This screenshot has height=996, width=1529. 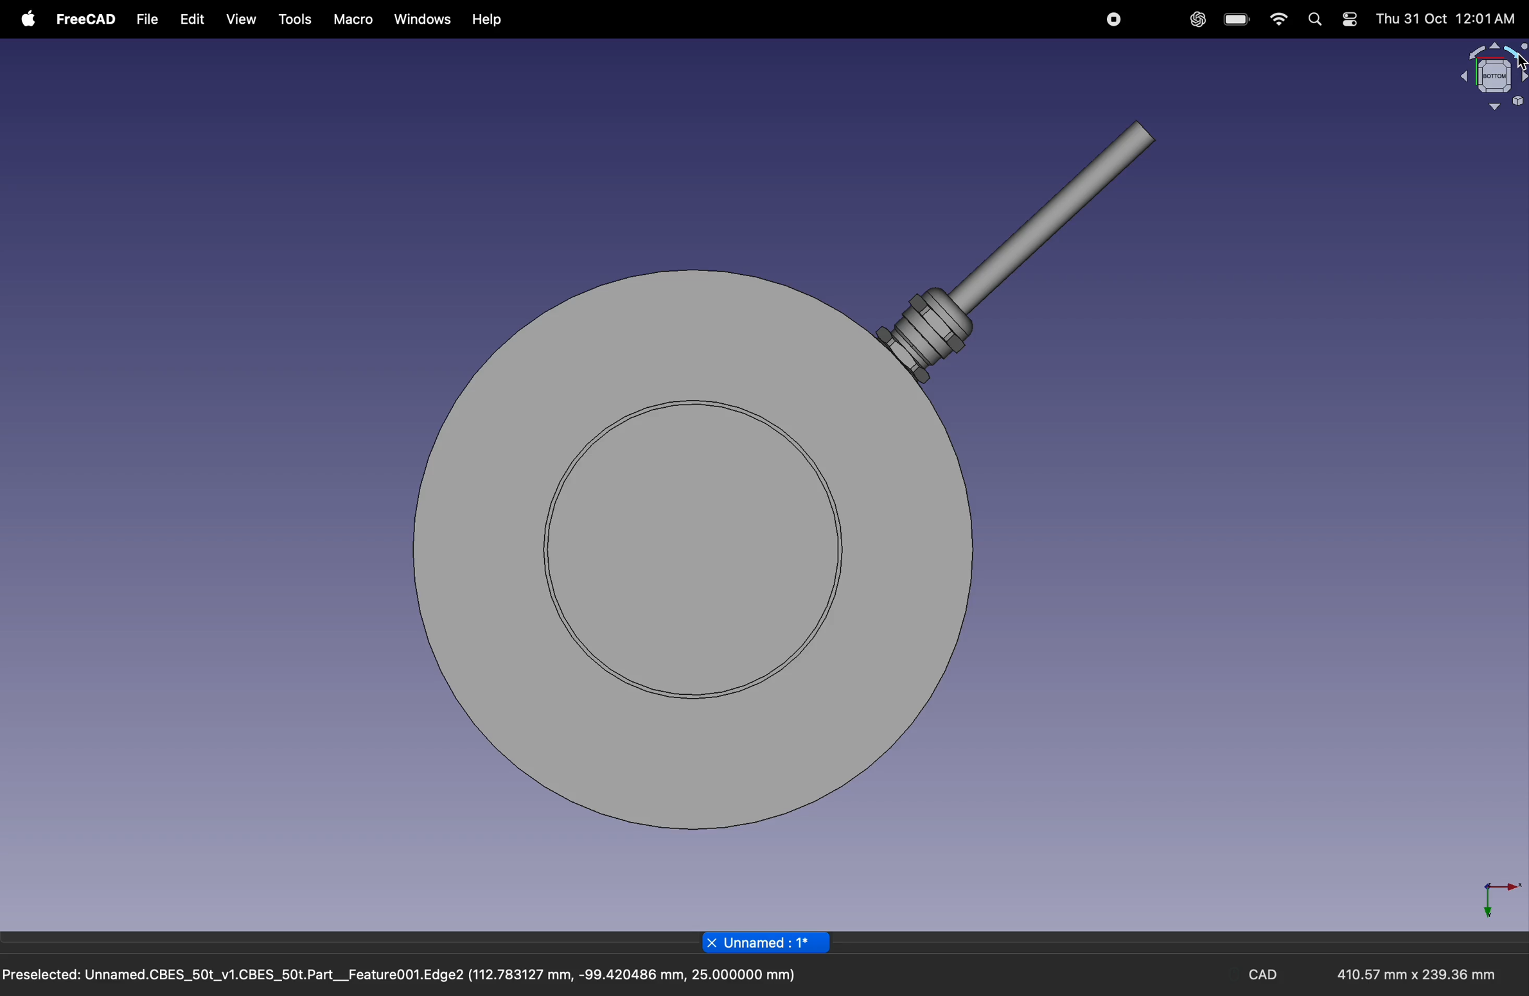 What do you see at coordinates (30, 20) in the screenshot?
I see `apple menu` at bounding box center [30, 20].